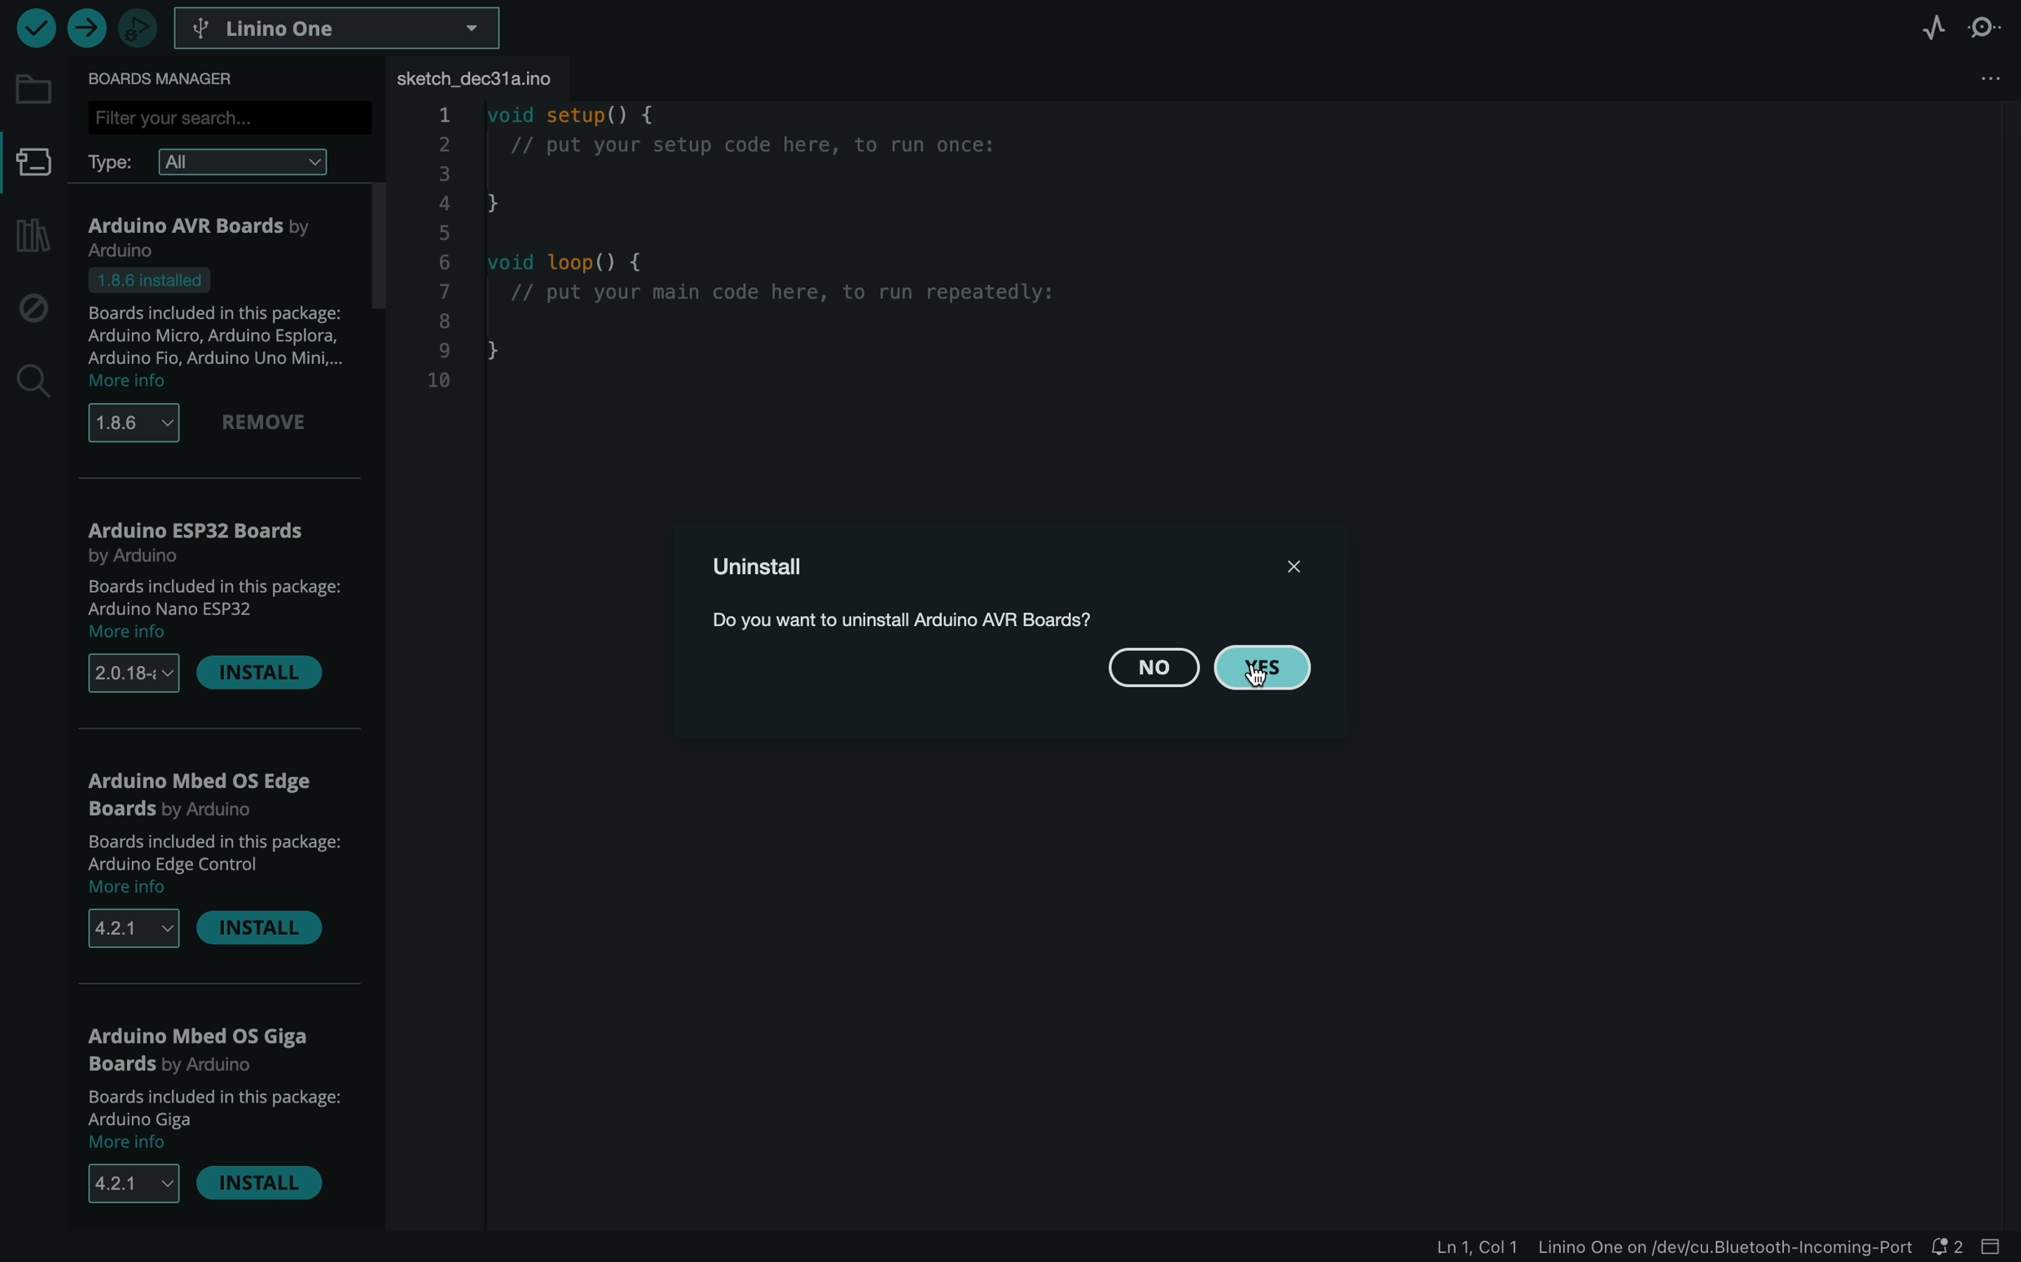 This screenshot has height=1262, width=2021. What do you see at coordinates (262, 927) in the screenshot?
I see `install` at bounding box center [262, 927].